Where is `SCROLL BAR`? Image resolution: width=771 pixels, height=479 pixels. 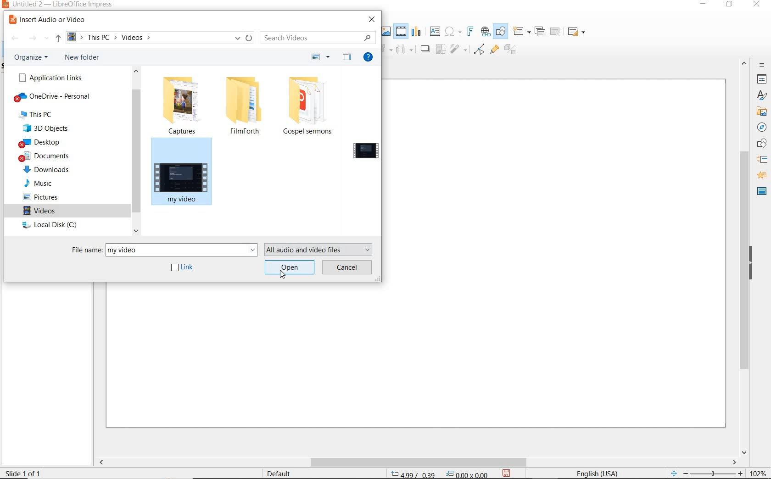 SCROLL BAR is located at coordinates (418, 462).